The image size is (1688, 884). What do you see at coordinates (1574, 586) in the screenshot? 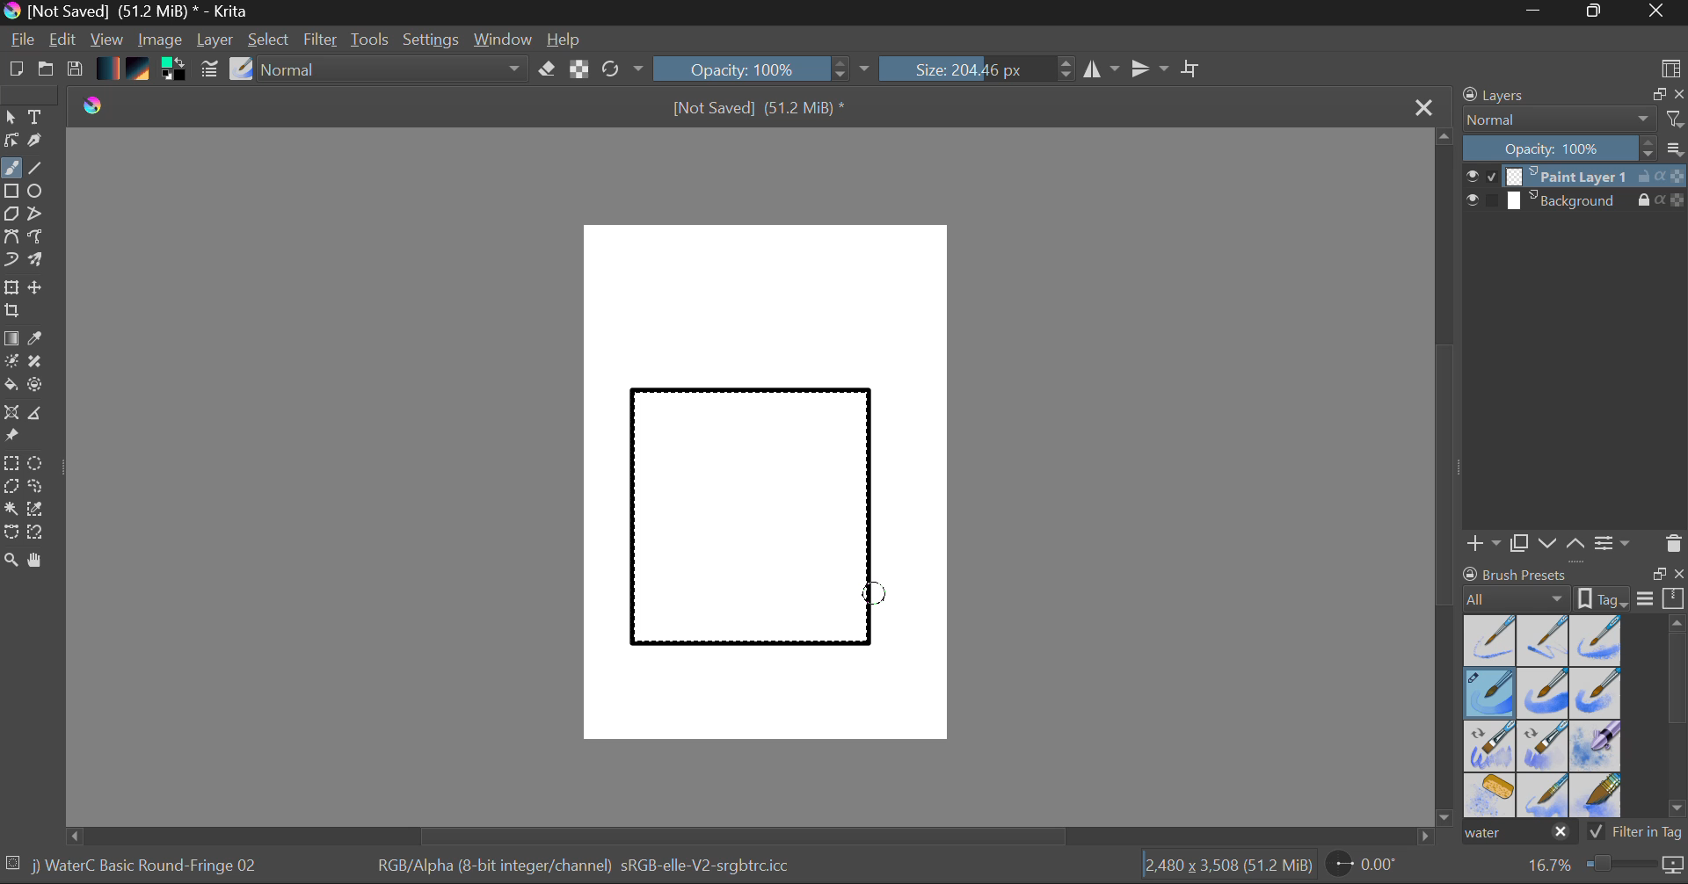
I see `Brush presets docket` at bounding box center [1574, 586].